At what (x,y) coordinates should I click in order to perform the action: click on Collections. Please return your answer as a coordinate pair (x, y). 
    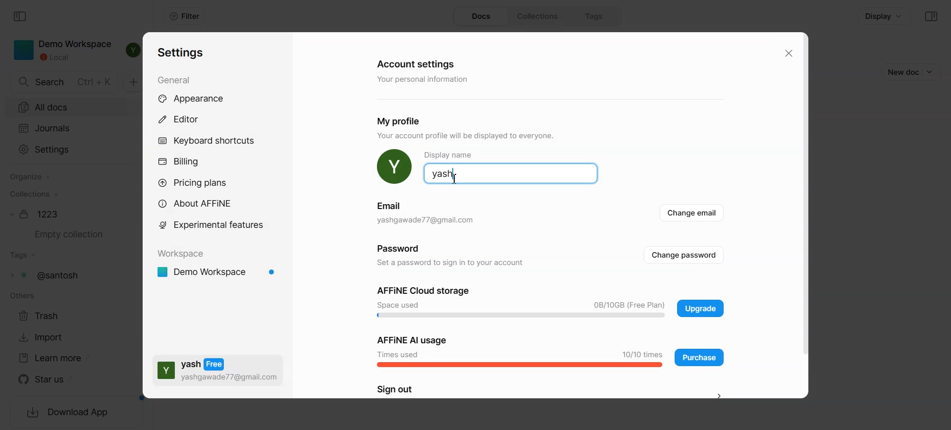
    Looking at the image, I should click on (33, 194).